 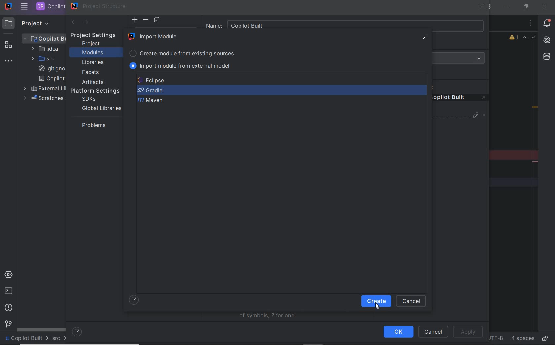 I want to click on 1 warning, so click(x=514, y=38).